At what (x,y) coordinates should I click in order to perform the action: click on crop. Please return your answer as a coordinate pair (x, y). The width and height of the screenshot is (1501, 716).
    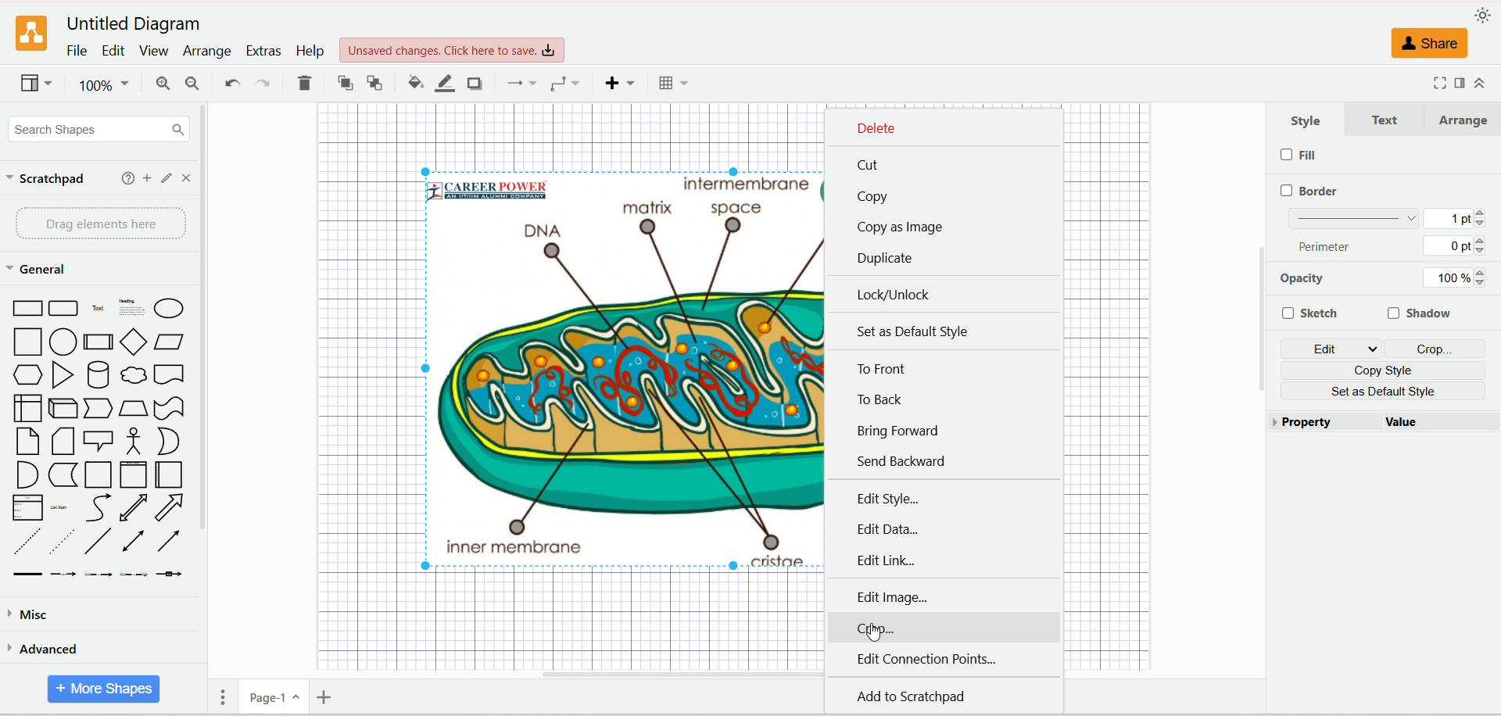
    Looking at the image, I should click on (945, 627).